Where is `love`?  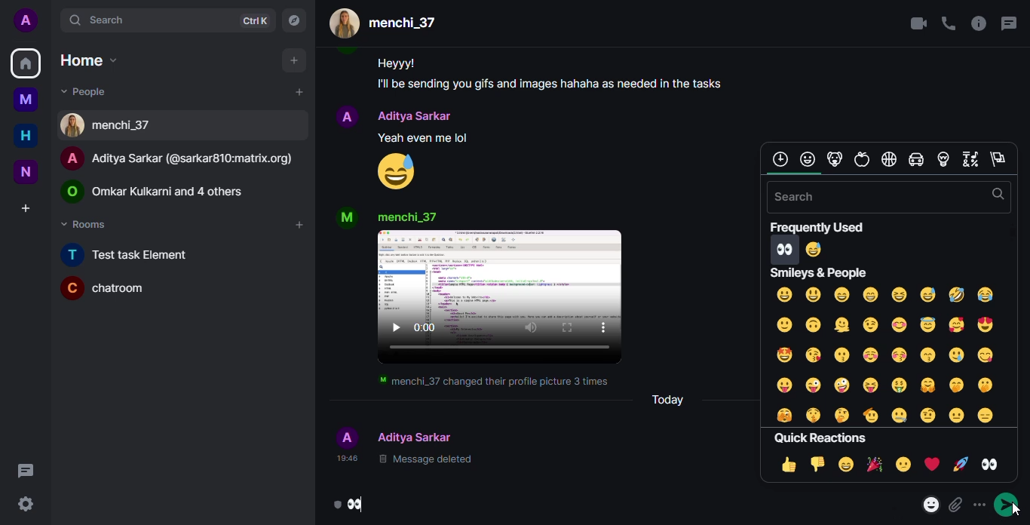 love is located at coordinates (930, 465).